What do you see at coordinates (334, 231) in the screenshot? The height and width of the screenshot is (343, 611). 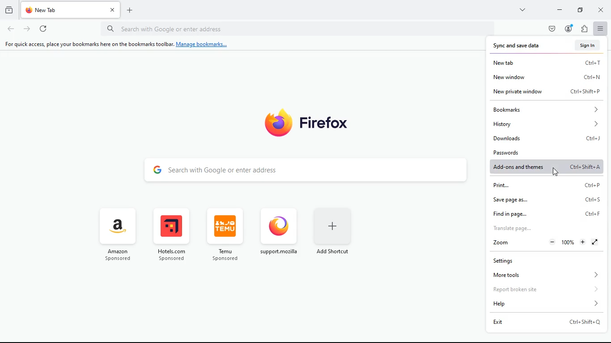 I see `add shortcut` at bounding box center [334, 231].